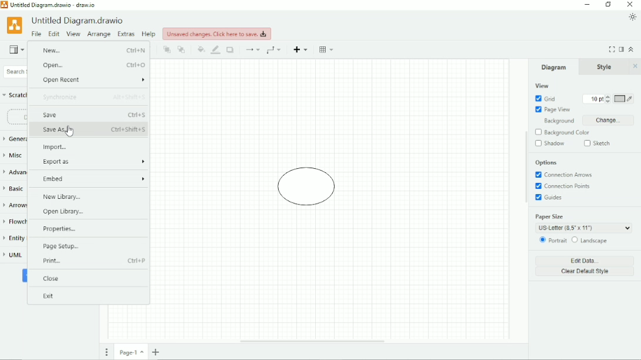  I want to click on Logo, so click(15, 26).